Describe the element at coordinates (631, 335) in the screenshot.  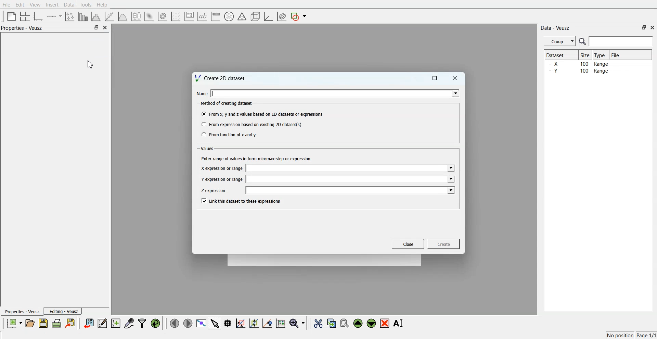
I see `No position Page 1/1` at that location.